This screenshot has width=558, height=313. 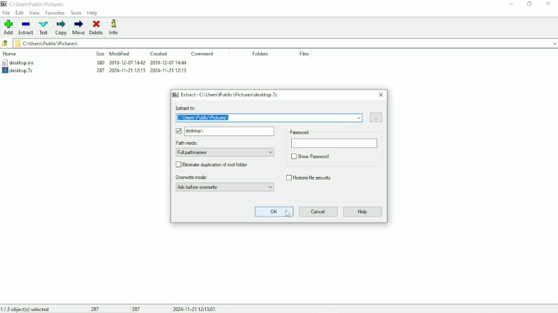 I want to click on checkbox, so click(x=179, y=165).